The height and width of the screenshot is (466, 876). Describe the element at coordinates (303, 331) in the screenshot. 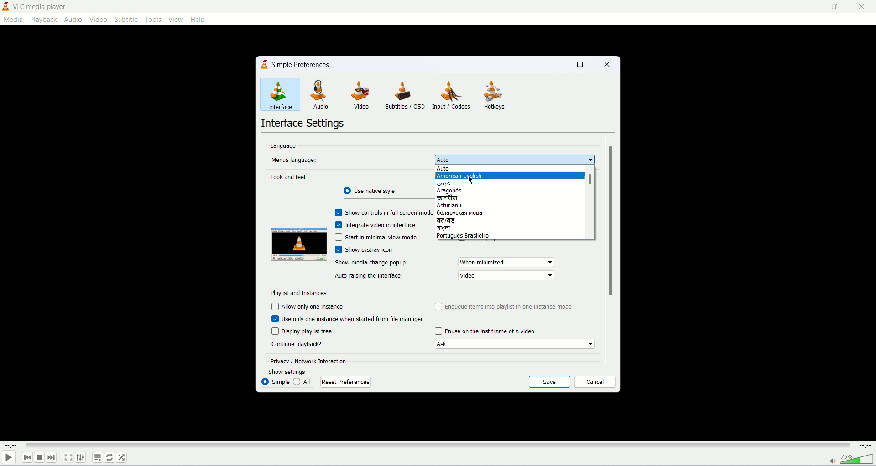

I see `display playlist tree` at that location.